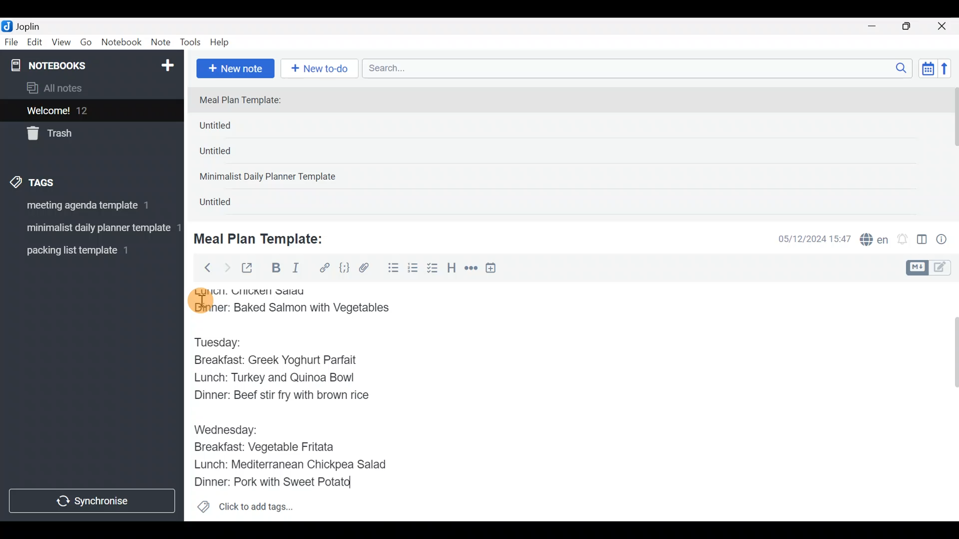 The height and width of the screenshot is (539, 959). Describe the element at coordinates (200, 301) in the screenshot. I see `cursor` at that location.